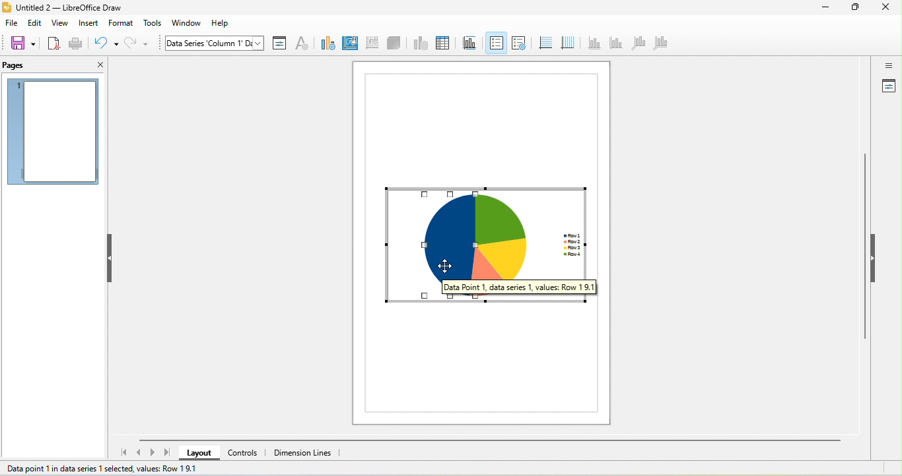  What do you see at coordinates (873, 256) in the screenshot?
I see `hide` at bounding box center [873, 256].